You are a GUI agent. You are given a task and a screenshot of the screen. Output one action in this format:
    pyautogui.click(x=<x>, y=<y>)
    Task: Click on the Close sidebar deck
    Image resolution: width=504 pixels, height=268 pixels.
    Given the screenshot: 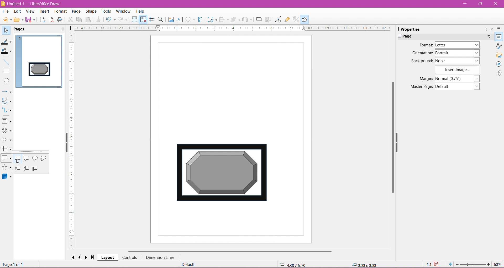 What is the action you would take?
    pyautogui.click(x=492, y=29)
    